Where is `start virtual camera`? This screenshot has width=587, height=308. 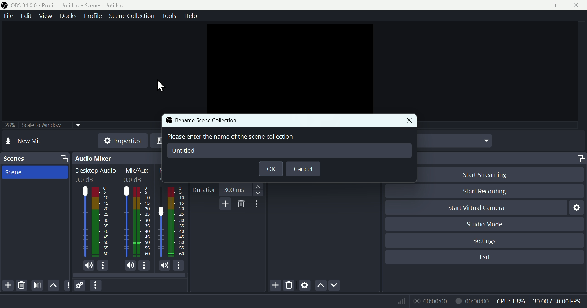 start virtual camera is located at coordinates (472, 208).